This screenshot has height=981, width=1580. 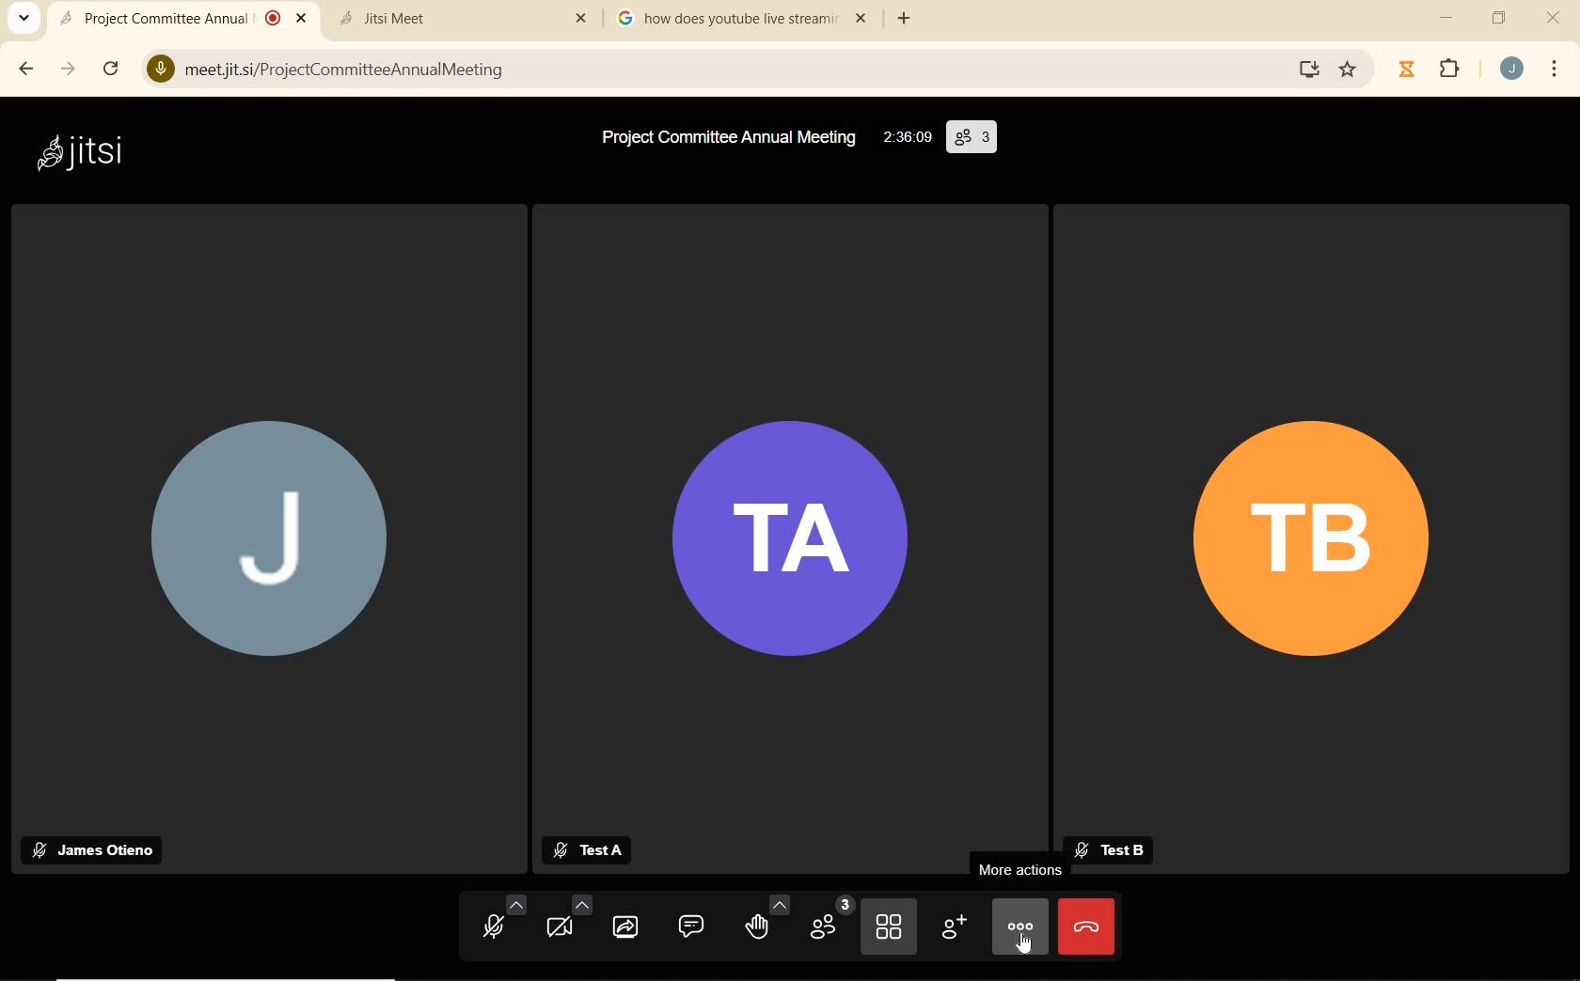 What do you see at coordinates (1407, 71) in the screenshot?
I see `Jibble` at bounding box center [1407, 71].